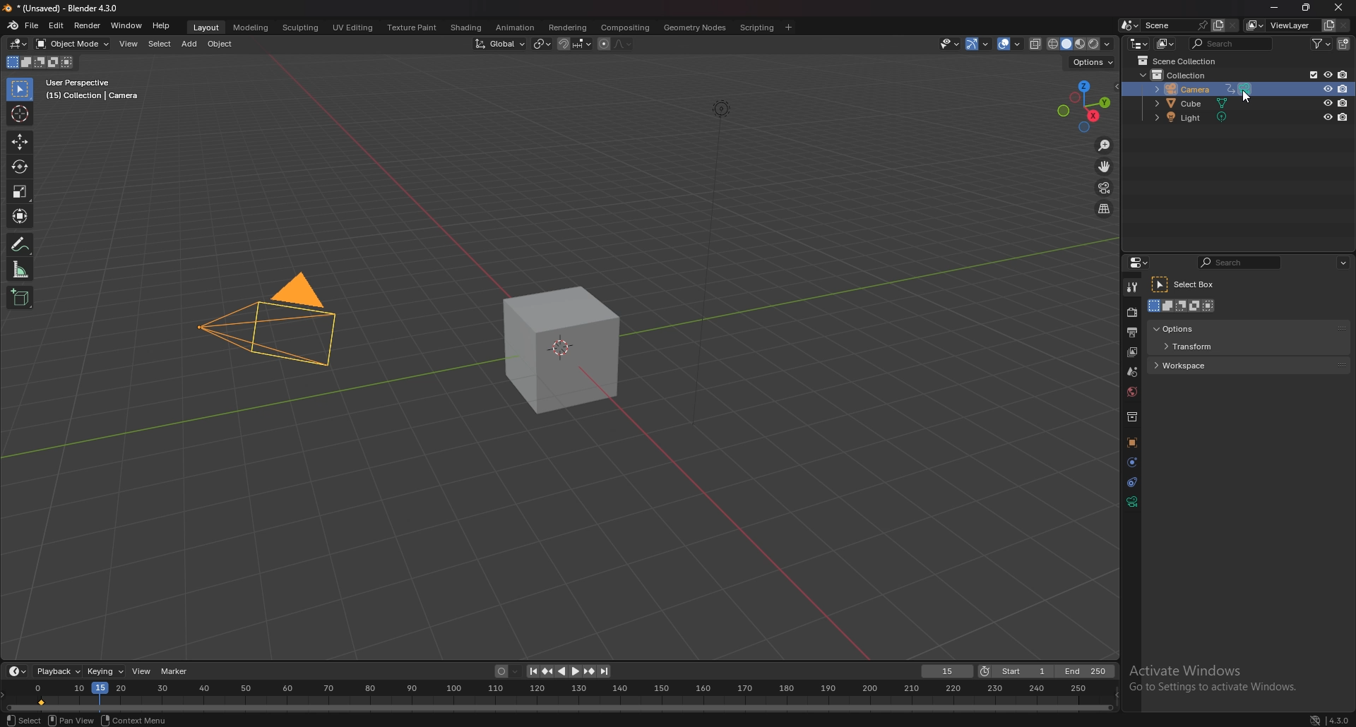 Image resolution: width=1356 pixels, height=727 pixels. What do you see at coordinates (251, 28) in the screenshot?
I see `modeling` at bounding box center [251, 28].